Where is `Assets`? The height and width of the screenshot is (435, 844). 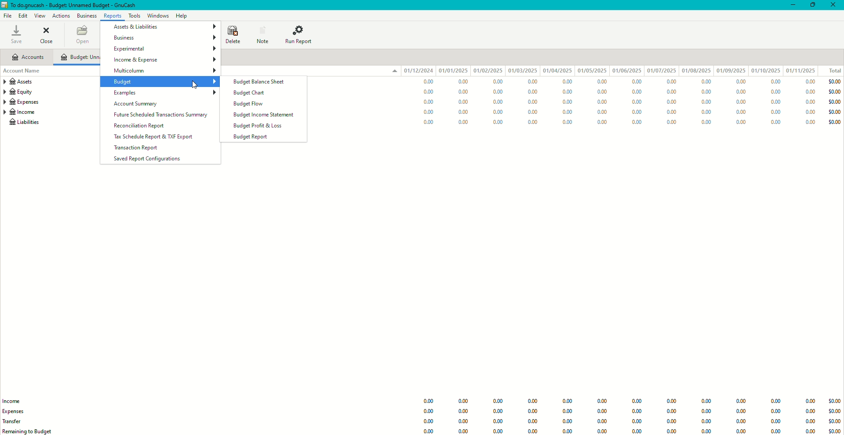
Assets is located at coordinates (21, 83).